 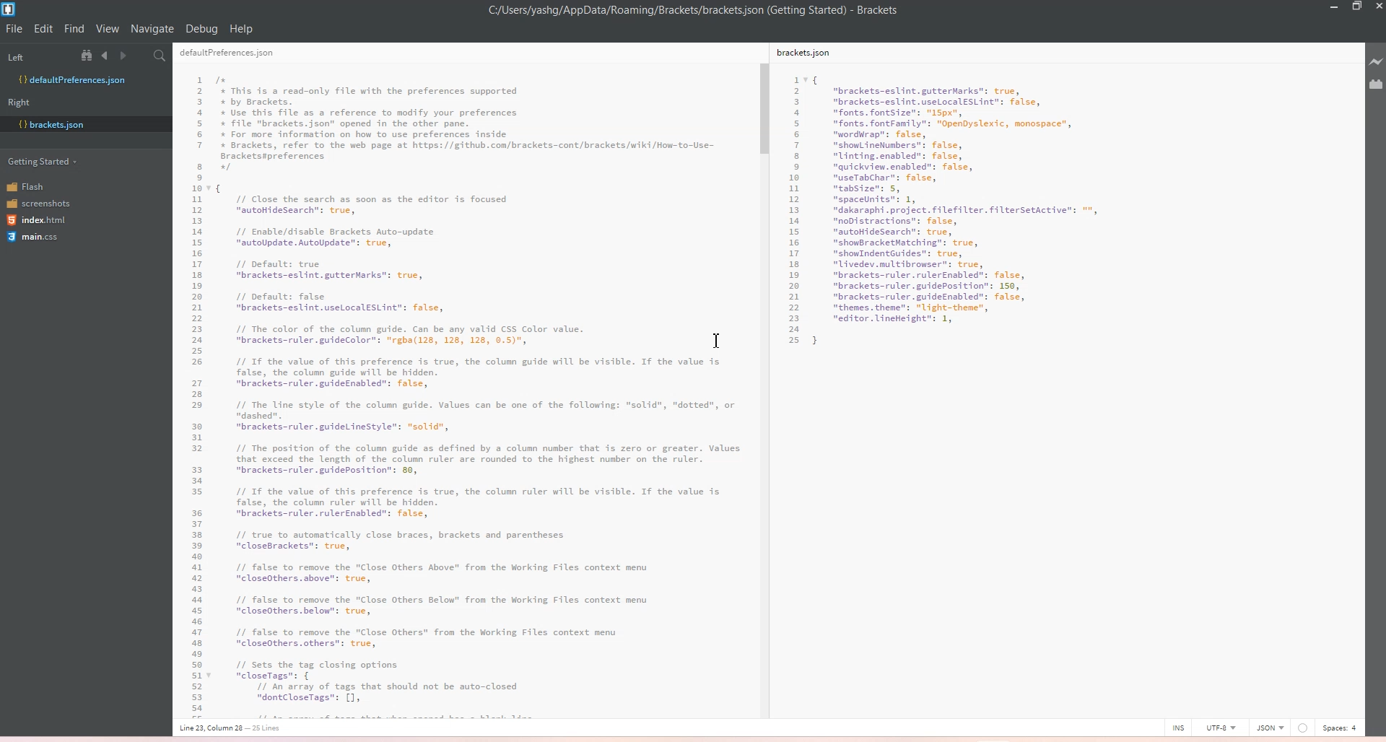 What do you see at coordinates (1376, 84) in the screenshot?
I see `Extension Manager` at bounding box center [1376, 84].